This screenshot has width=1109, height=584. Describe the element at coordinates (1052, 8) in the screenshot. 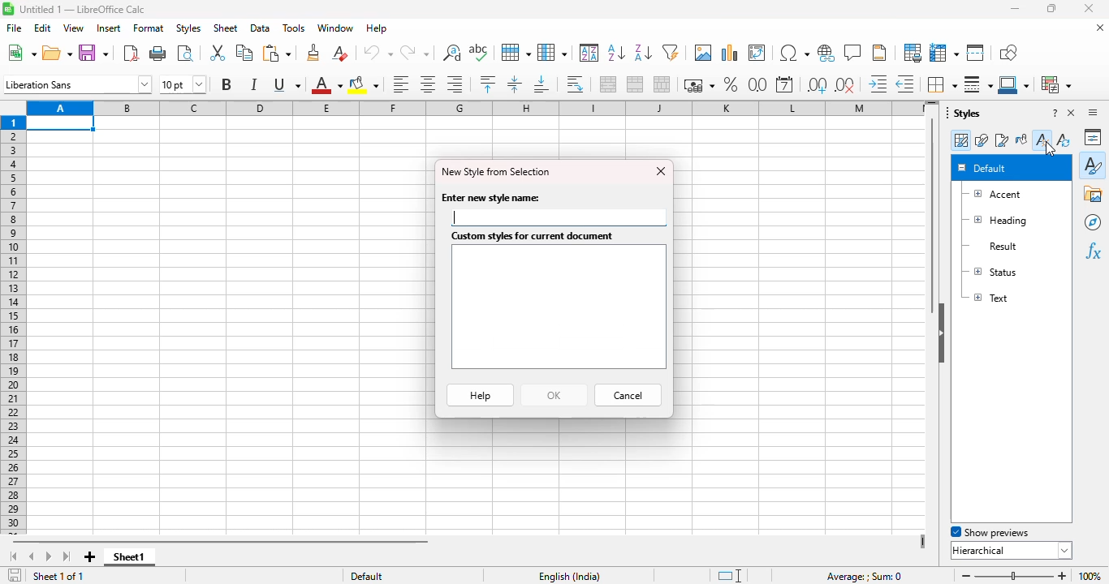

I see `maximize` at that location.